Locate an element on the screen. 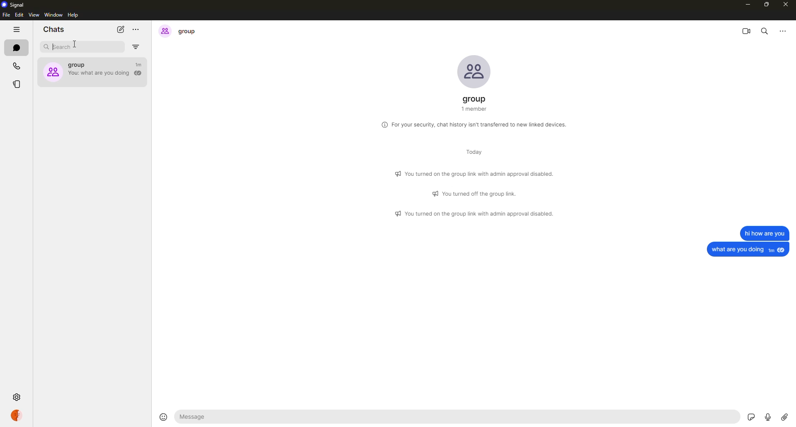 Image resolution: width=796 pixels, height=427 pixels. minimize is located at coordinates (745, 4).